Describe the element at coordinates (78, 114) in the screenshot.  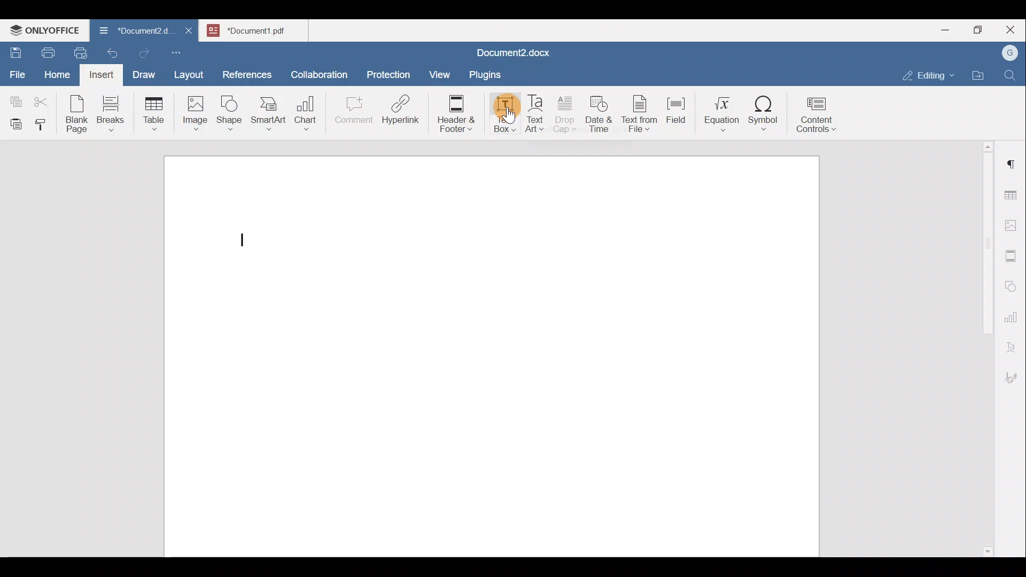
I see `Blank page` at that location.